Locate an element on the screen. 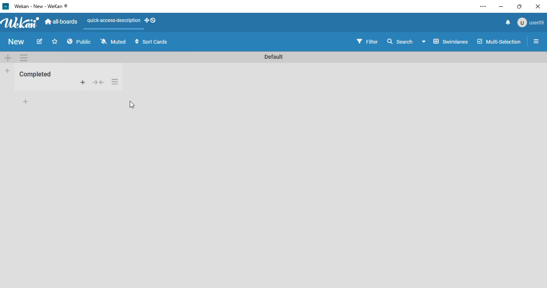 This screenshot has height=288, width=547. Default is located at coordinates (273, 56).